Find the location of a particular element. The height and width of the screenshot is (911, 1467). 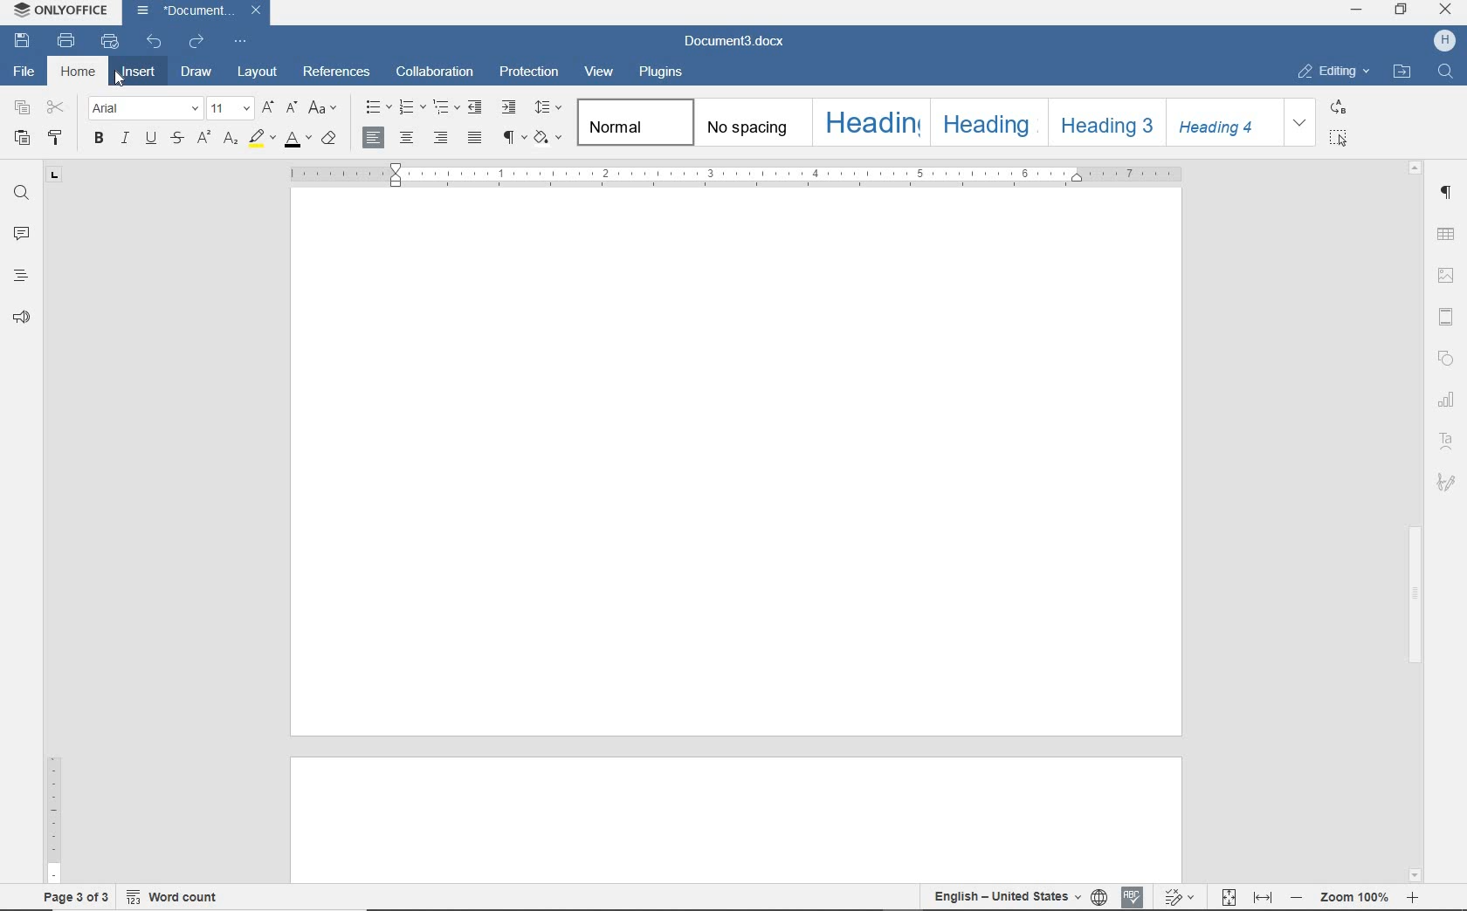

LAYOUT is located at coordinates (253, 73).